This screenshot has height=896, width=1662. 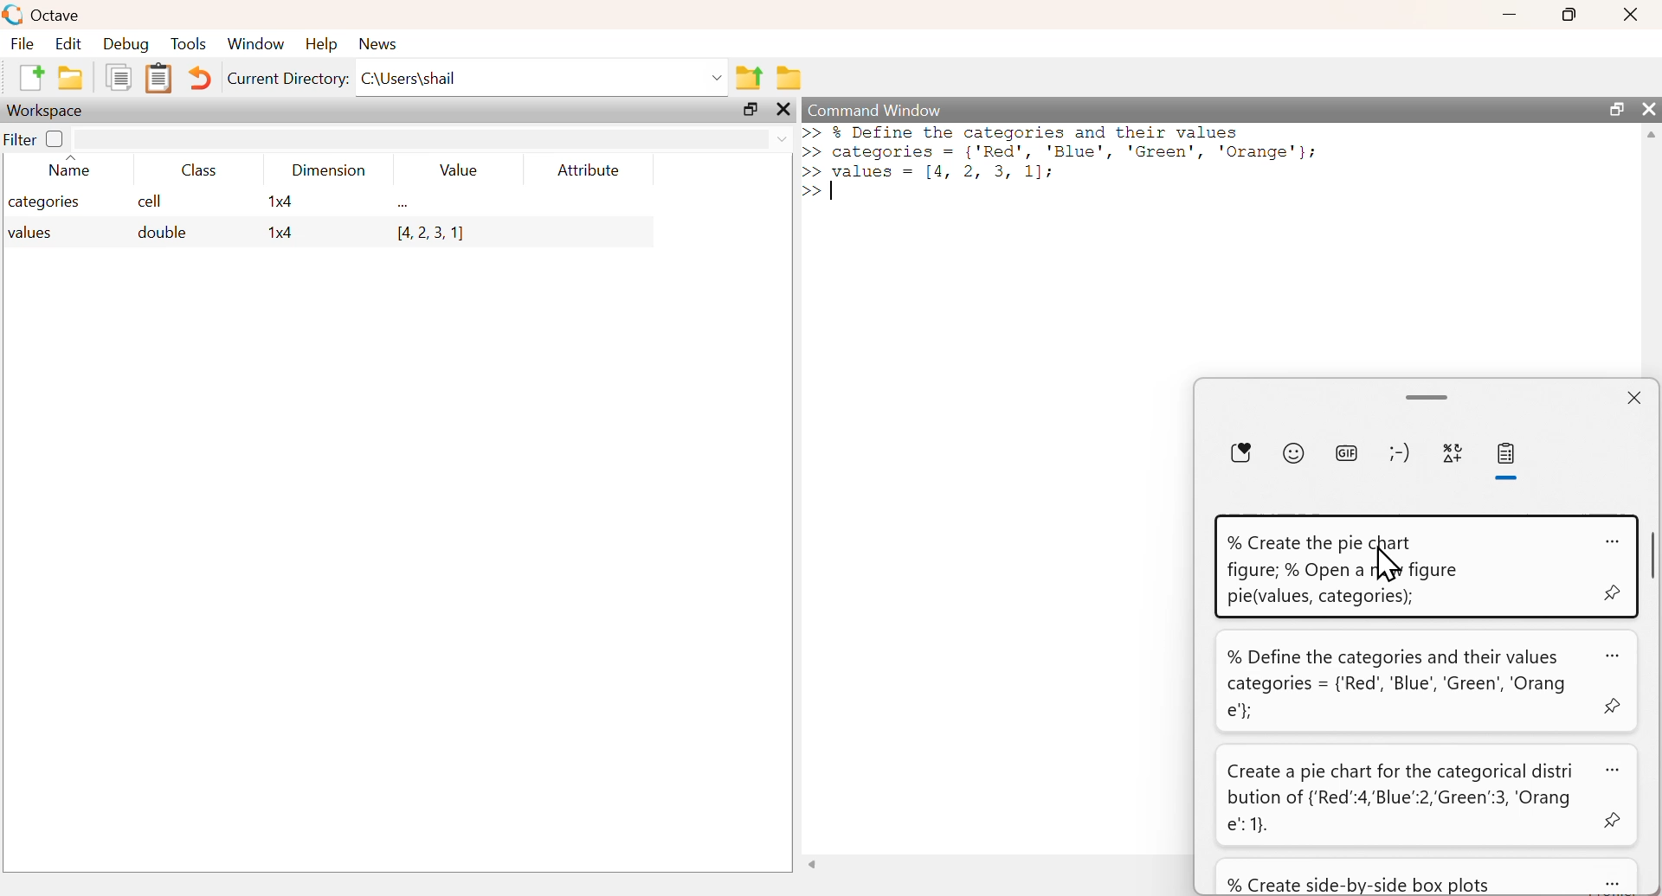 What do you see at coordinates (1648, 107) in the screenshot?
I see `close` at bounding box center [1648, 107].